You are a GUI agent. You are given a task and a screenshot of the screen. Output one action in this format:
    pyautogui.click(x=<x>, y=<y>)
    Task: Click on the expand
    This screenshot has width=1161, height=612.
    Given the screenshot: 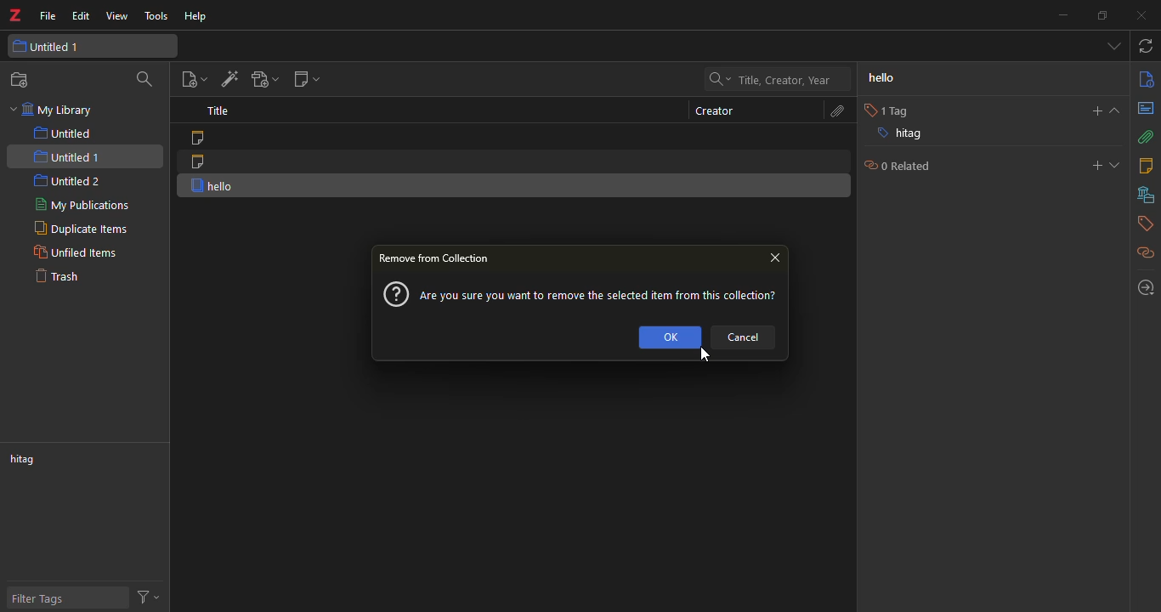 What is the action you would take?
    pyautogui.click(x=1116, y=110)
    